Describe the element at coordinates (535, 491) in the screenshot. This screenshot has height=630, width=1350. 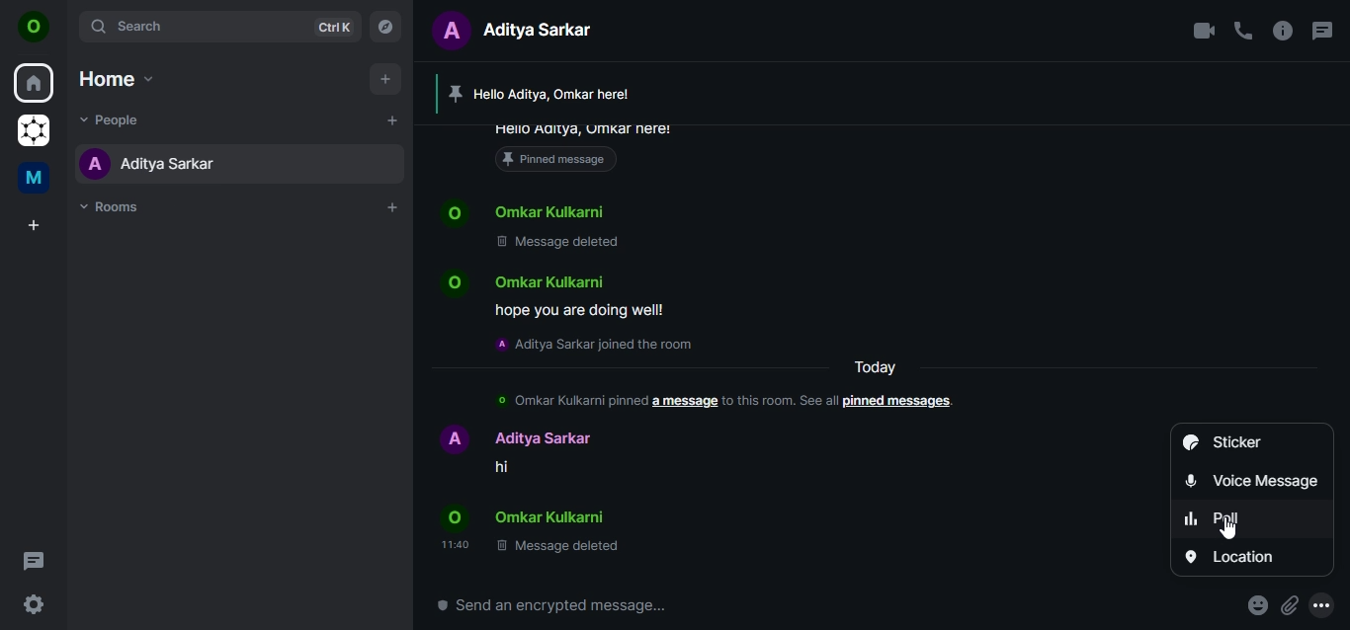
I see `Name hi Name © Message deleted` at that location.